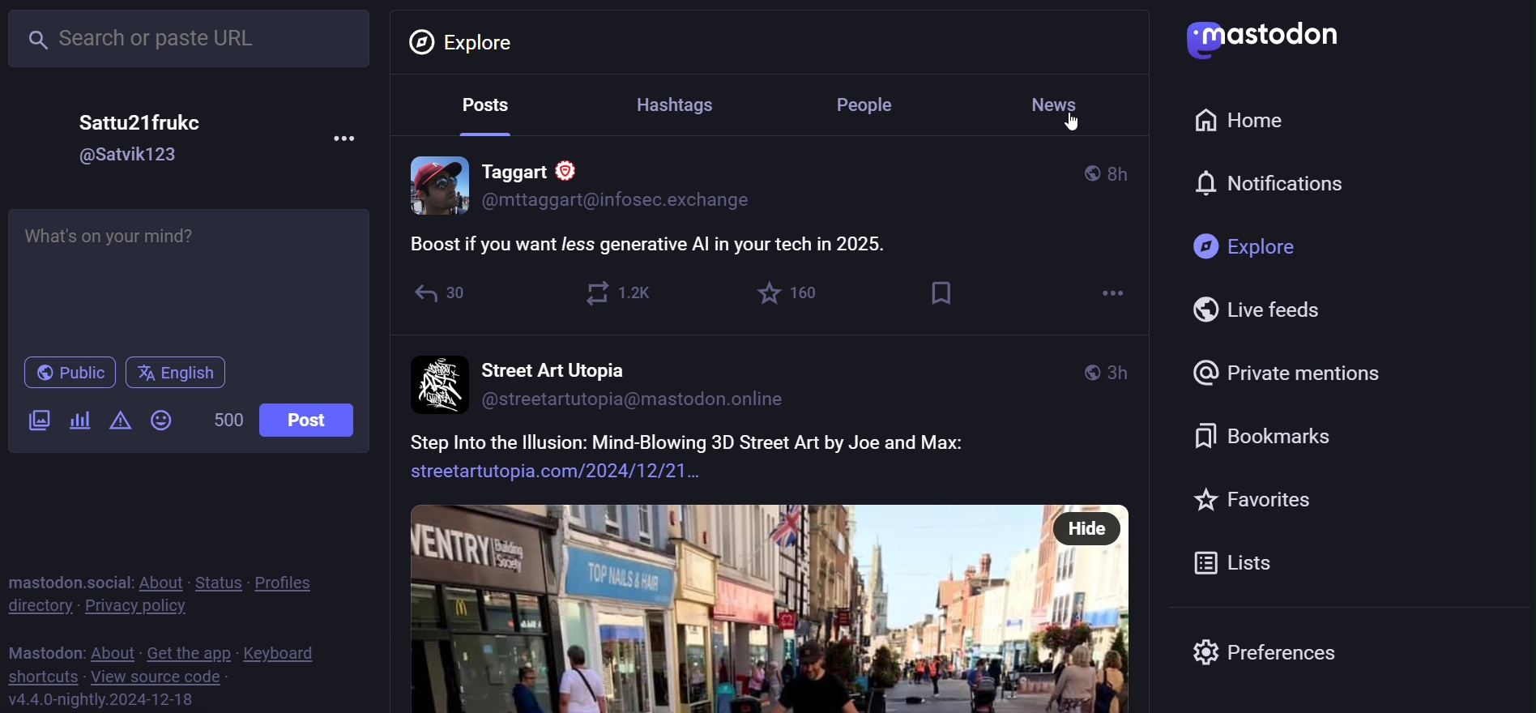 This screenshot has height=713, width=1536. Describe the element at coordinates (1265, 499) in the screenshot. I see `favorite` at that location.